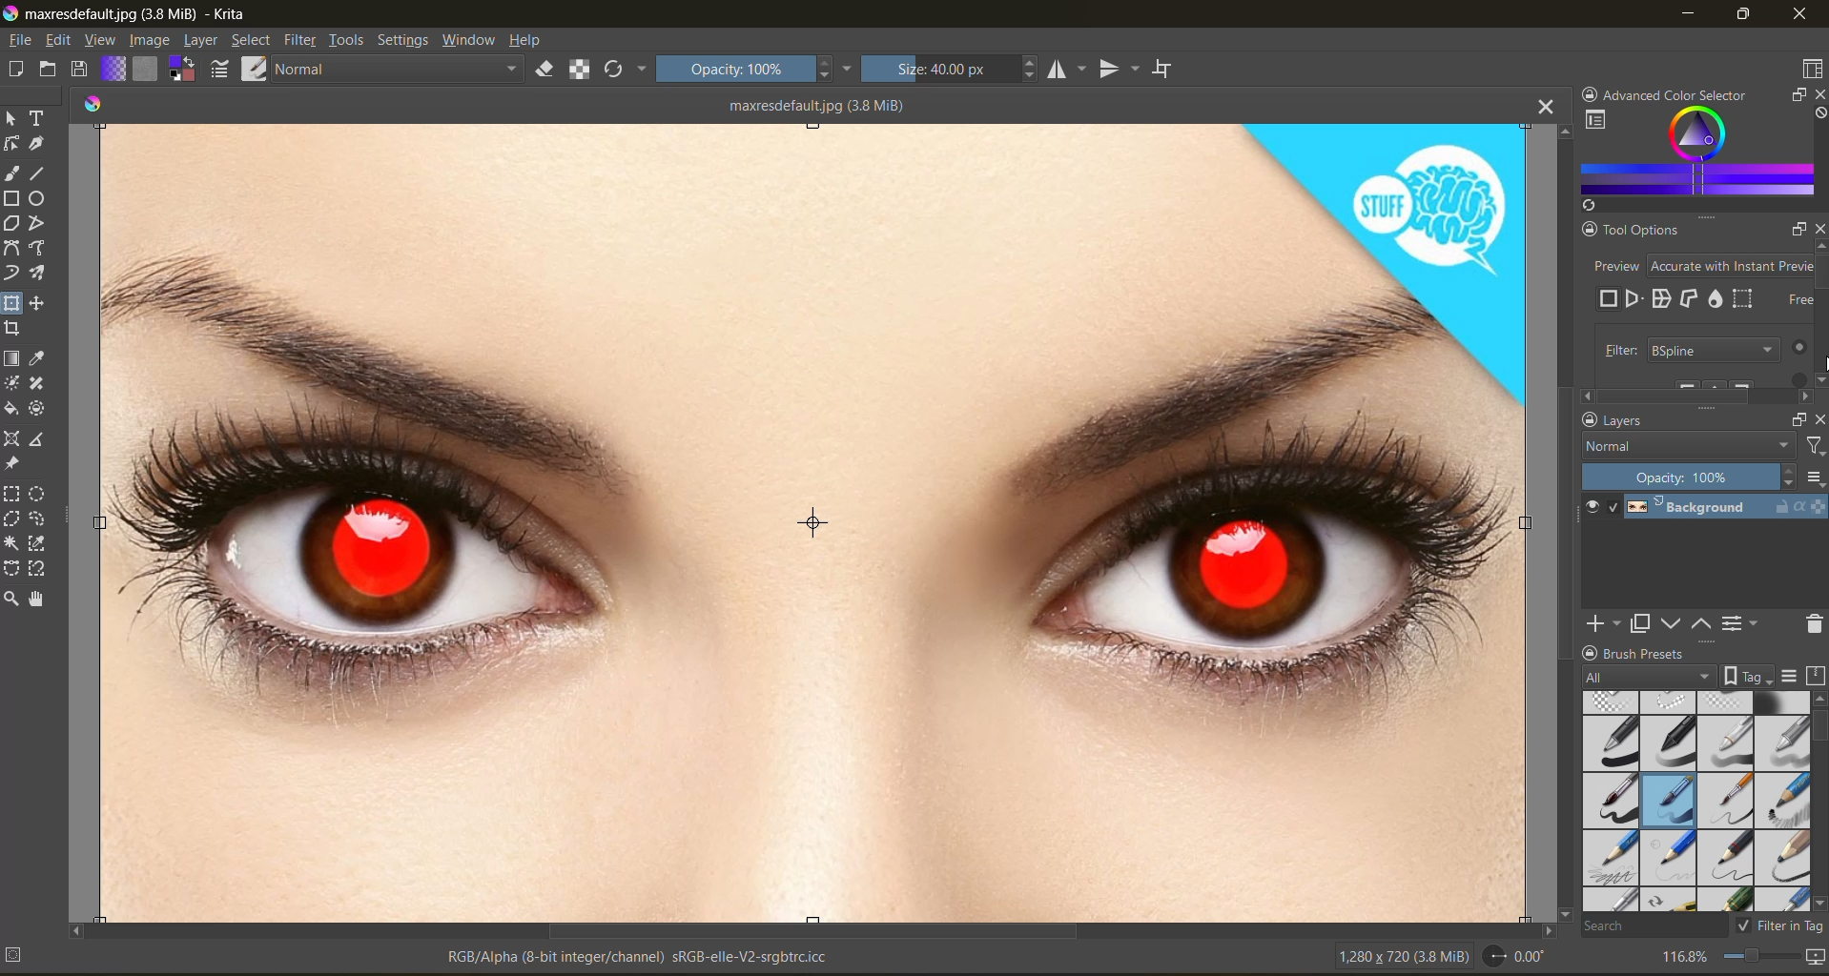 The image size is (1829, 976). What do you see at coordinates (253, 69) in the screenshot?
I see `choose brush preset` at bounding box center [253, 69].